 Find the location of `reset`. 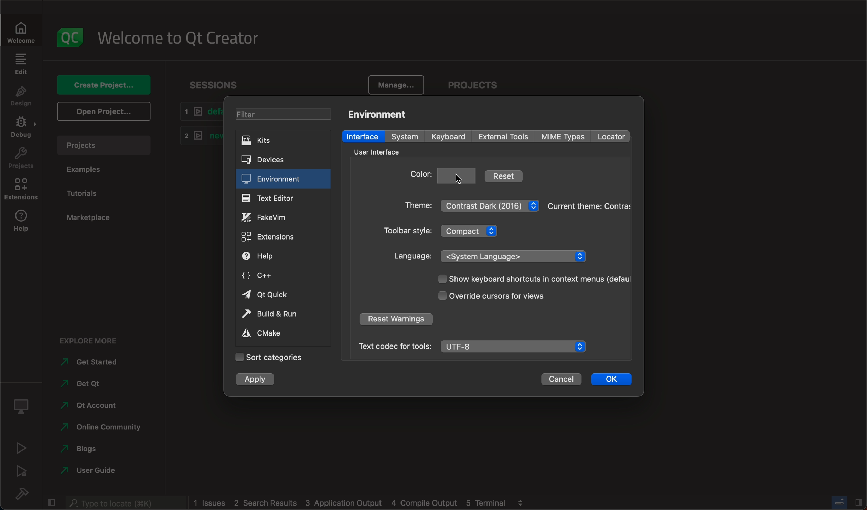

reset is located at coordinates (504, 176).